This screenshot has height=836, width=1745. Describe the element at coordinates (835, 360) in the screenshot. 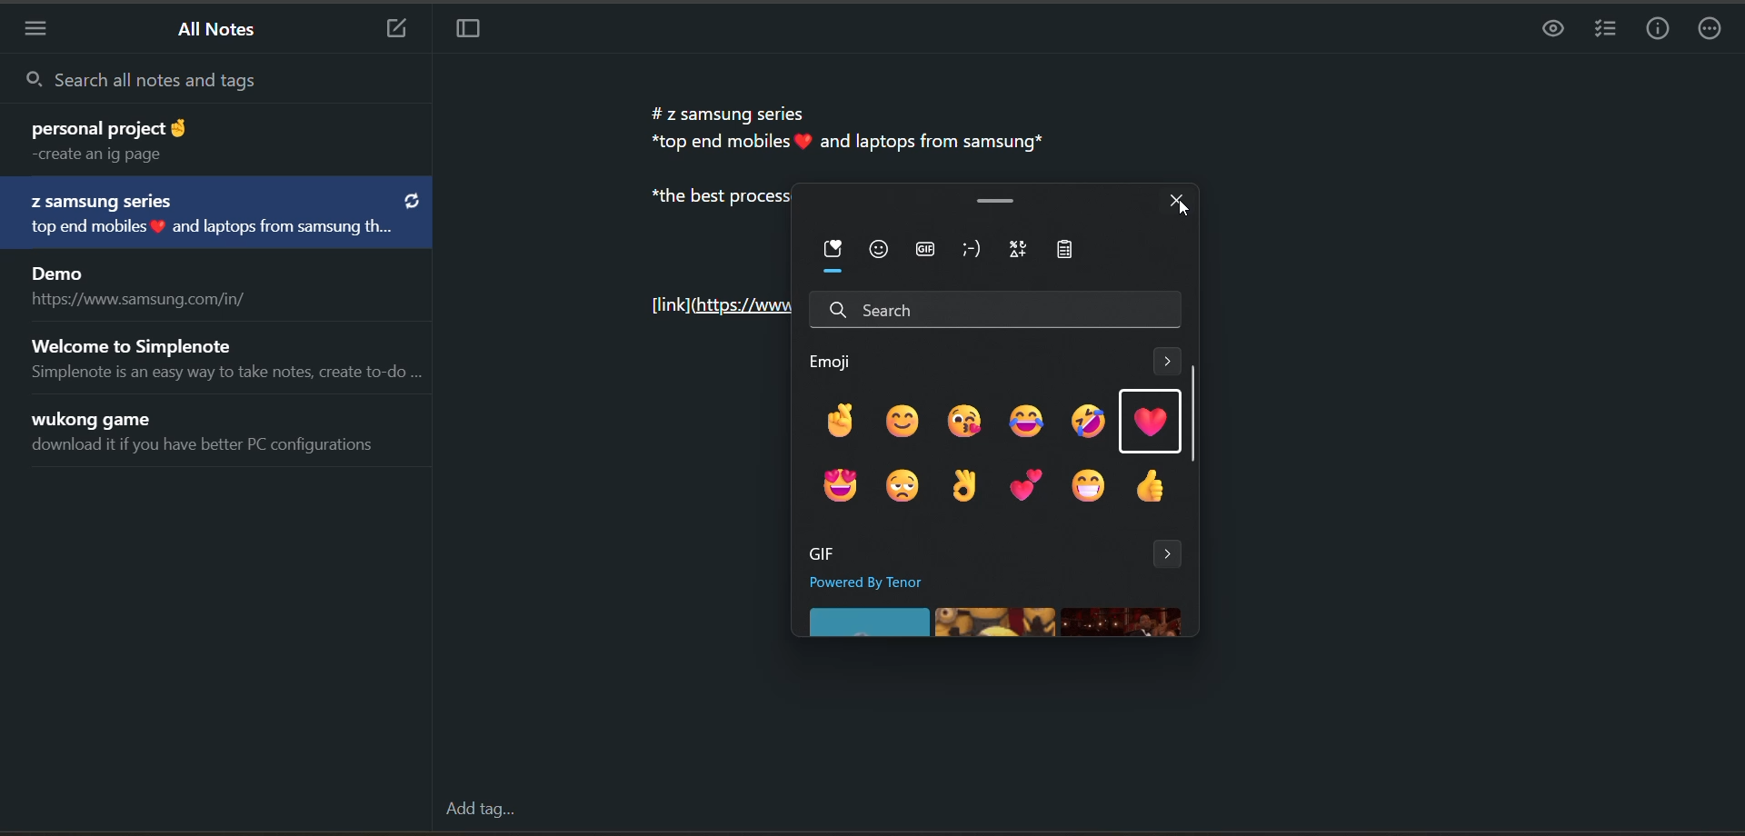

I see `emoji` at that location.